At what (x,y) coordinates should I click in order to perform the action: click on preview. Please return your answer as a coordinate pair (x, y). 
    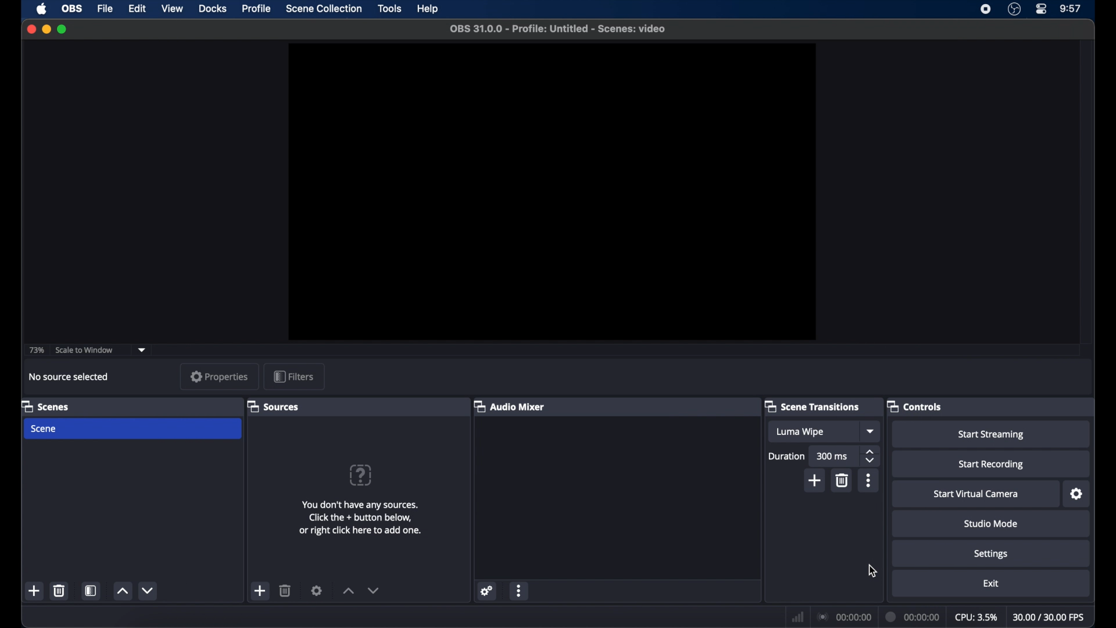
    Looking at the image, I should click on (551, 192).